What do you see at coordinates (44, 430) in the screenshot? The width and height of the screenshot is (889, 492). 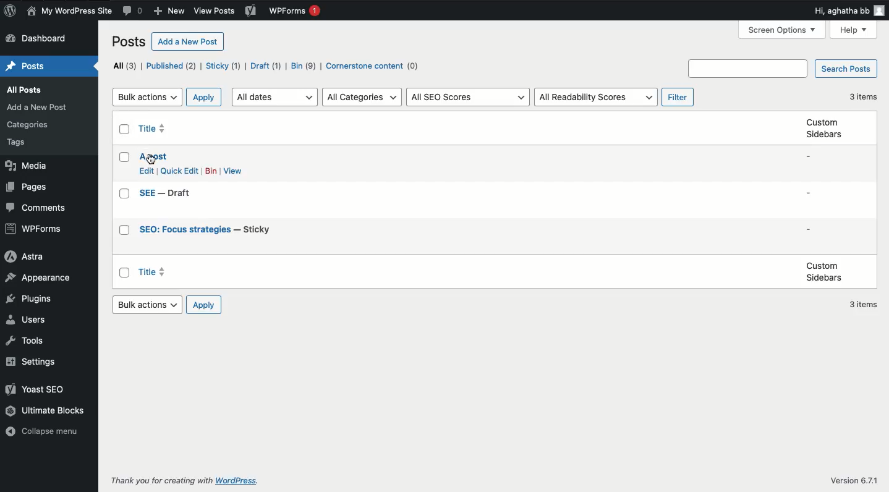 I see `Collapse menu` at bounding box center [44, 430].